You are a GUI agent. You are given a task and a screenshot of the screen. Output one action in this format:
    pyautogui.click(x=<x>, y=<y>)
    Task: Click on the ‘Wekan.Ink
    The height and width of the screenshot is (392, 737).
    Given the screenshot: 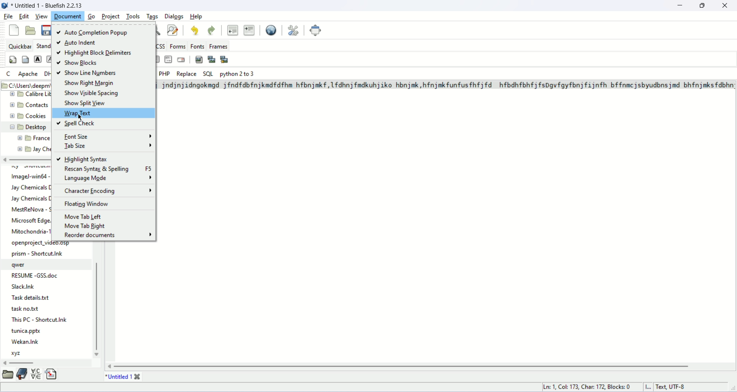 What is the action you would take?
    pyautogui.click(x=25, y=341)
    